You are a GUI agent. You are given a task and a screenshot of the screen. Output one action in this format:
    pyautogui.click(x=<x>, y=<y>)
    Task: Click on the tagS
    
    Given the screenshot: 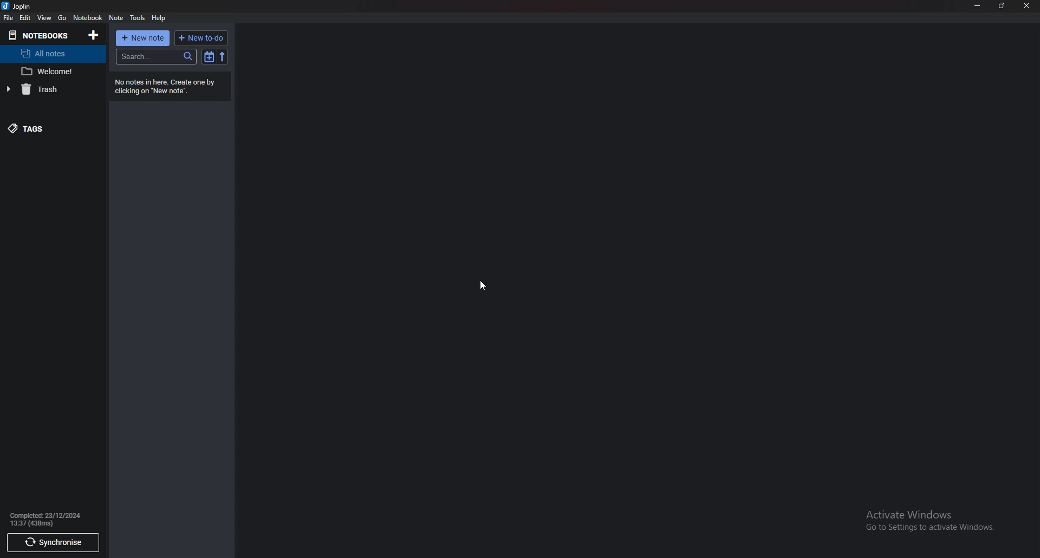 What is the action you would take?
    pyautogui.click(x=42, y=129)
    